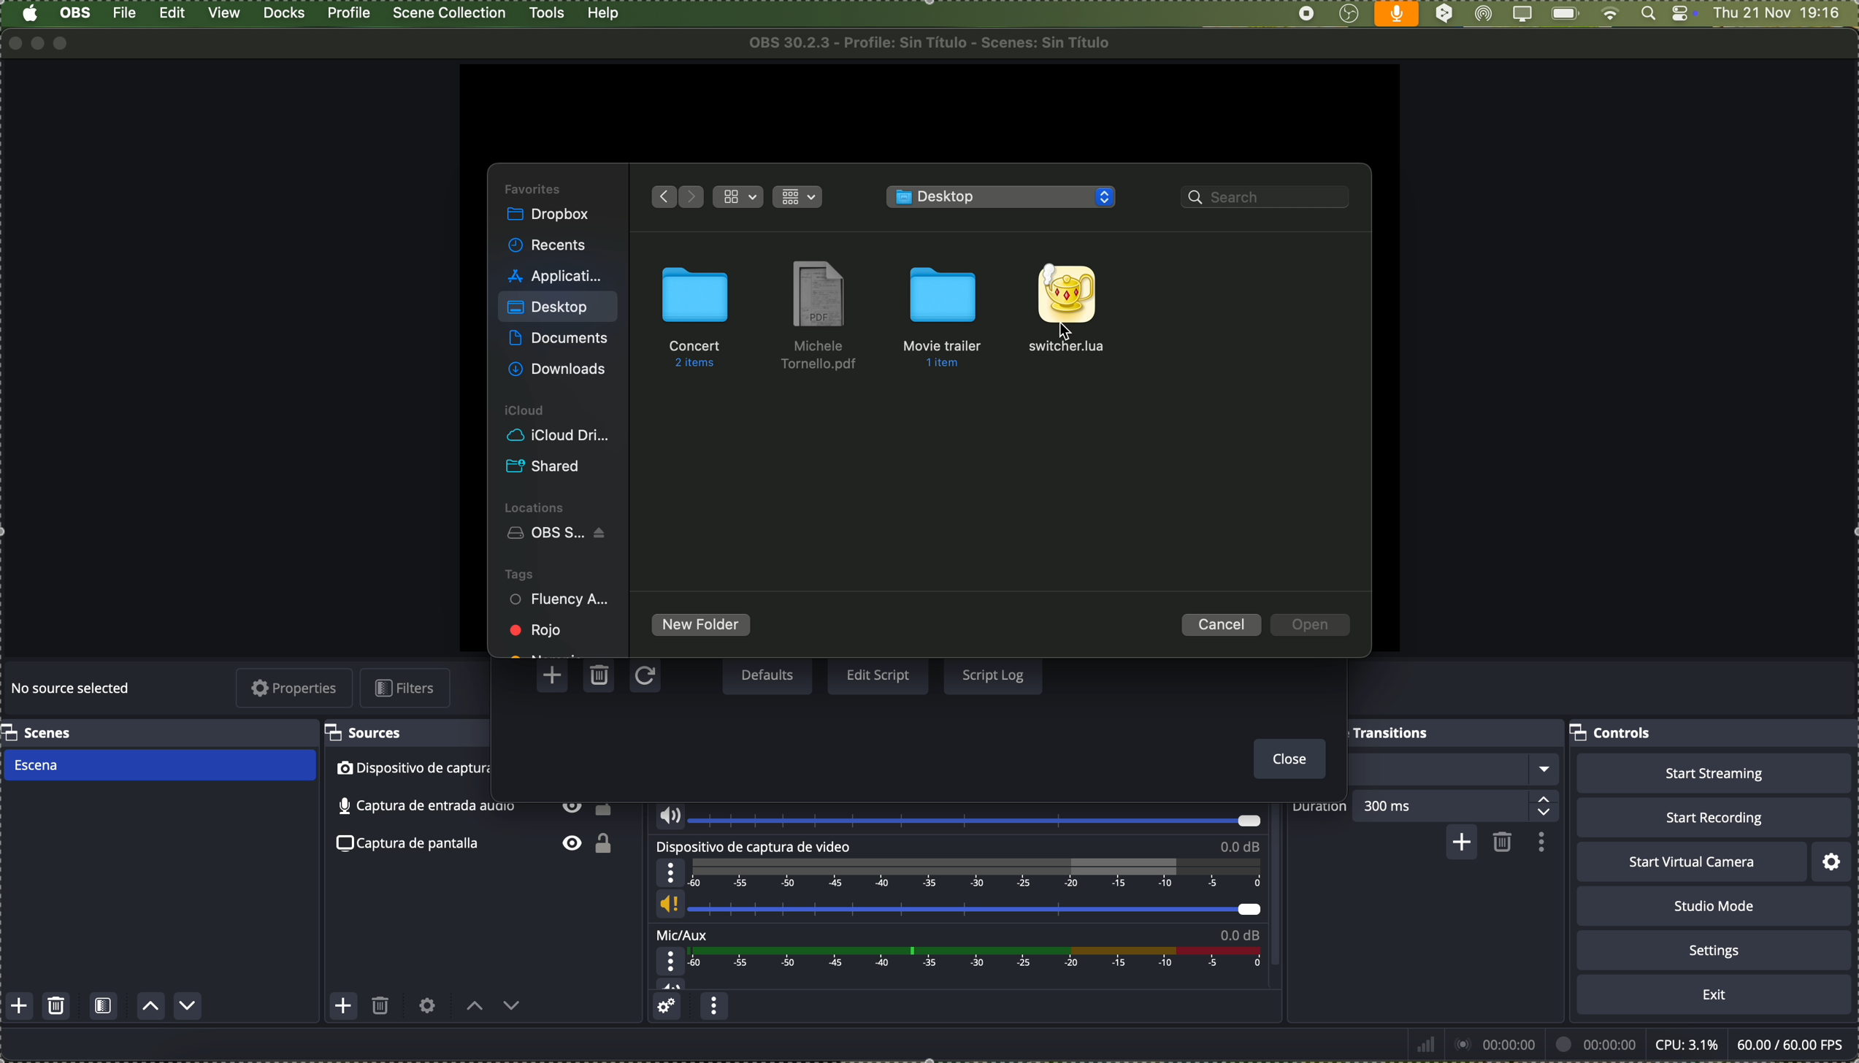 This screenshot has width=1859, height=1063. Describe the element at coordinates (1714, 773) in the screenshot. I see `start streaming` at that location.